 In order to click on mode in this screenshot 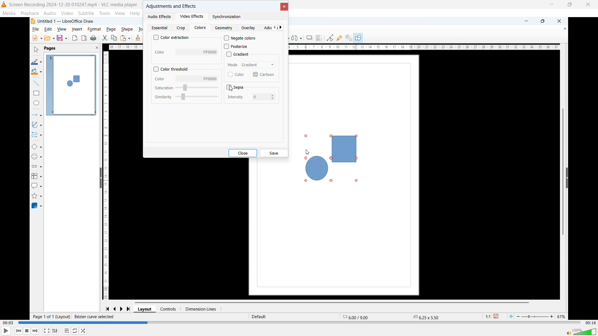, I will do `click(233, 65)`.